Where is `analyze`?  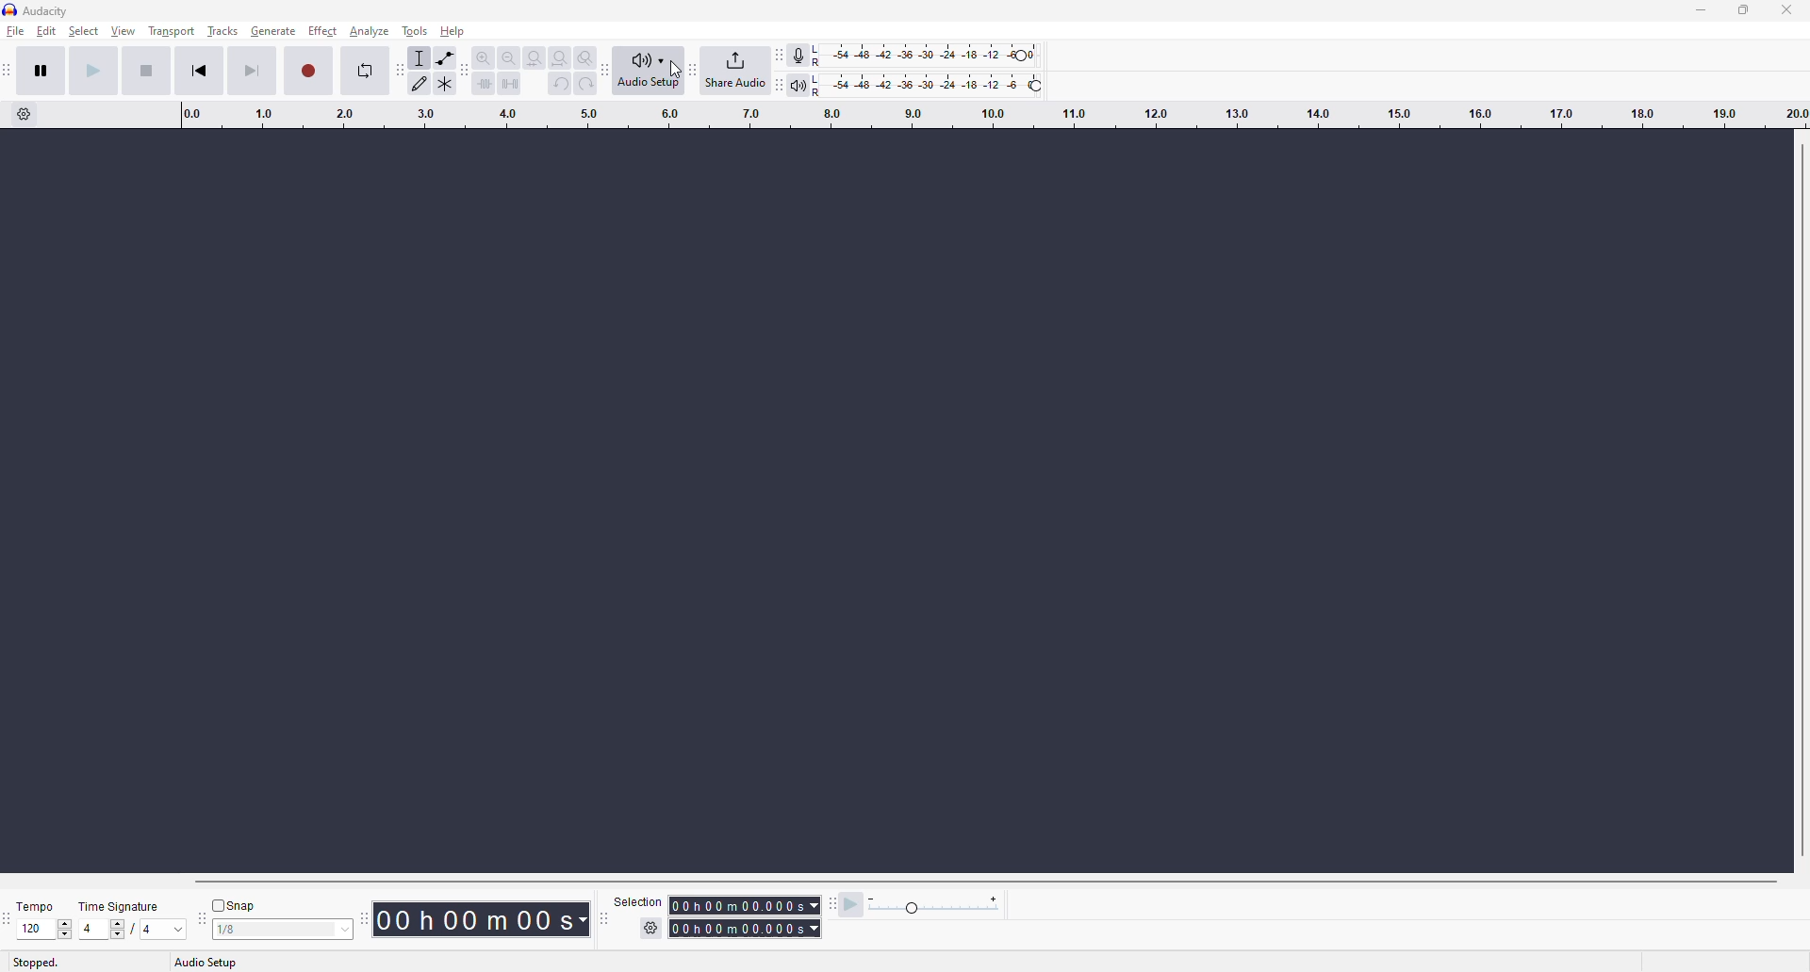
analyze is located at coordinates (366, 33).